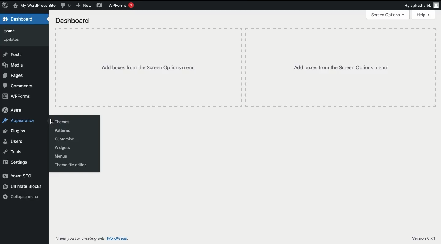 This screenshot has height=244, width=441. Describe the element at coordinates (18, 176) in the screenshot. I see `Yoast SEO` at that location.